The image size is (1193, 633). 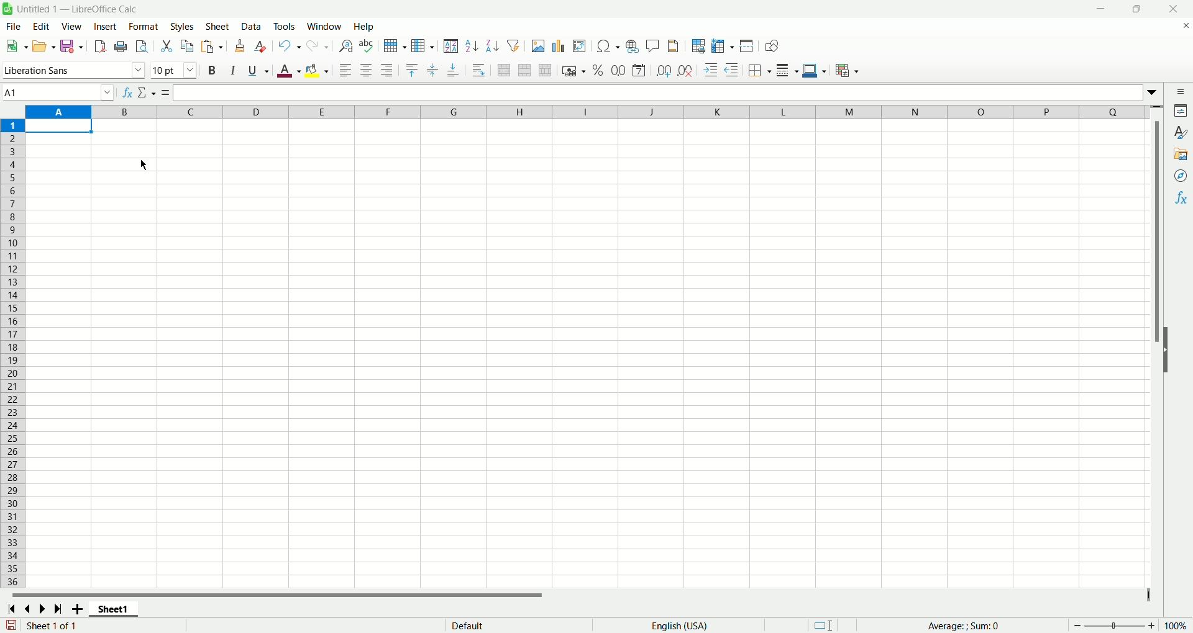 What do you see at coordinates (665, 71) in the screenshot?
I see `add decimal place` at bounding box center [665, 71].